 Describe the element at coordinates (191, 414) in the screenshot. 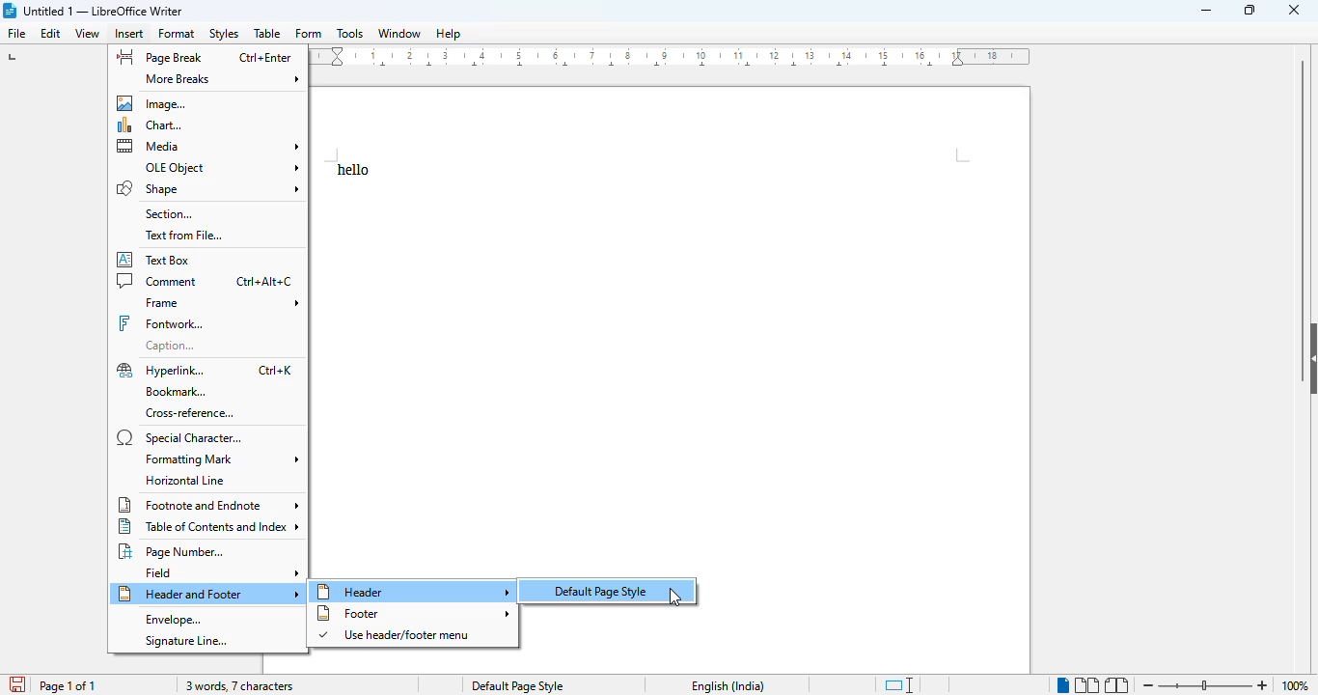

I see `cross-reference` at that location.